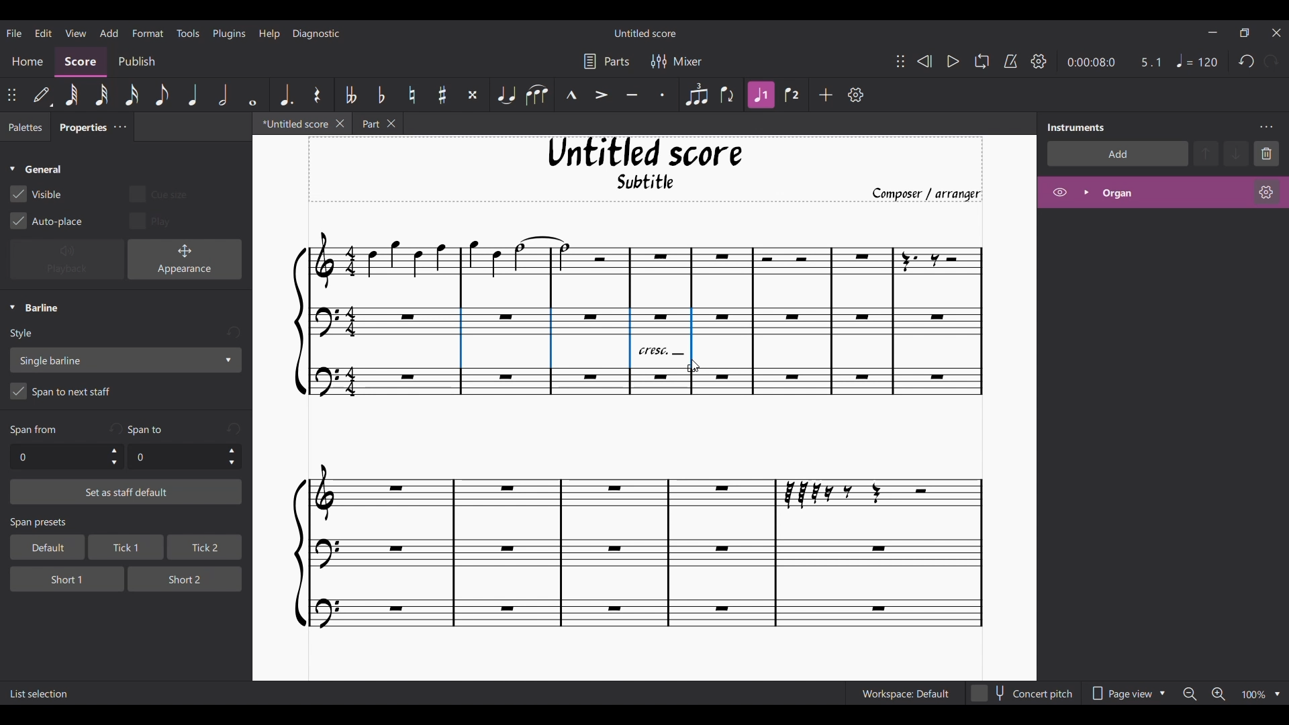 The width and height of the screenshot is (1289, 725). Describe the element at coordinates (175, 457) in the screenshot. I see `Type in Span to` at that location.